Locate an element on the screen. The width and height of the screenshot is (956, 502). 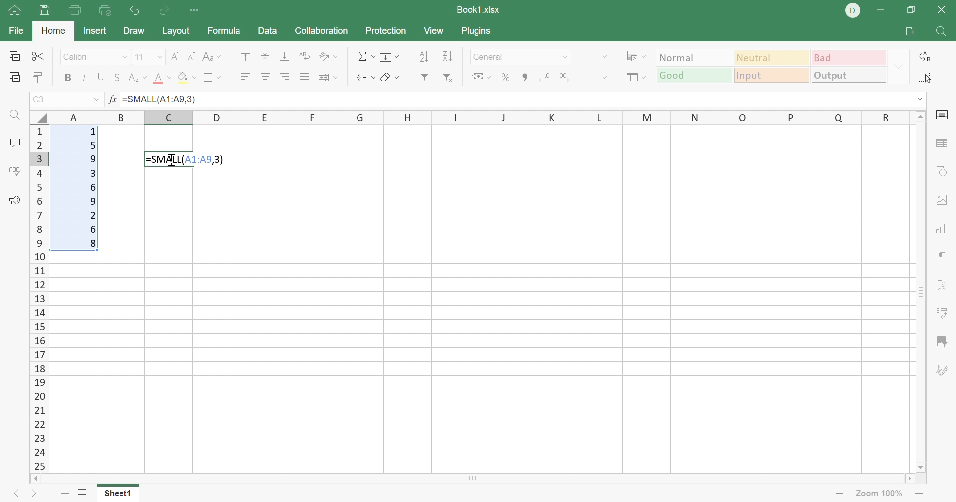
Sheet1 is located at coordinates (119, 494).